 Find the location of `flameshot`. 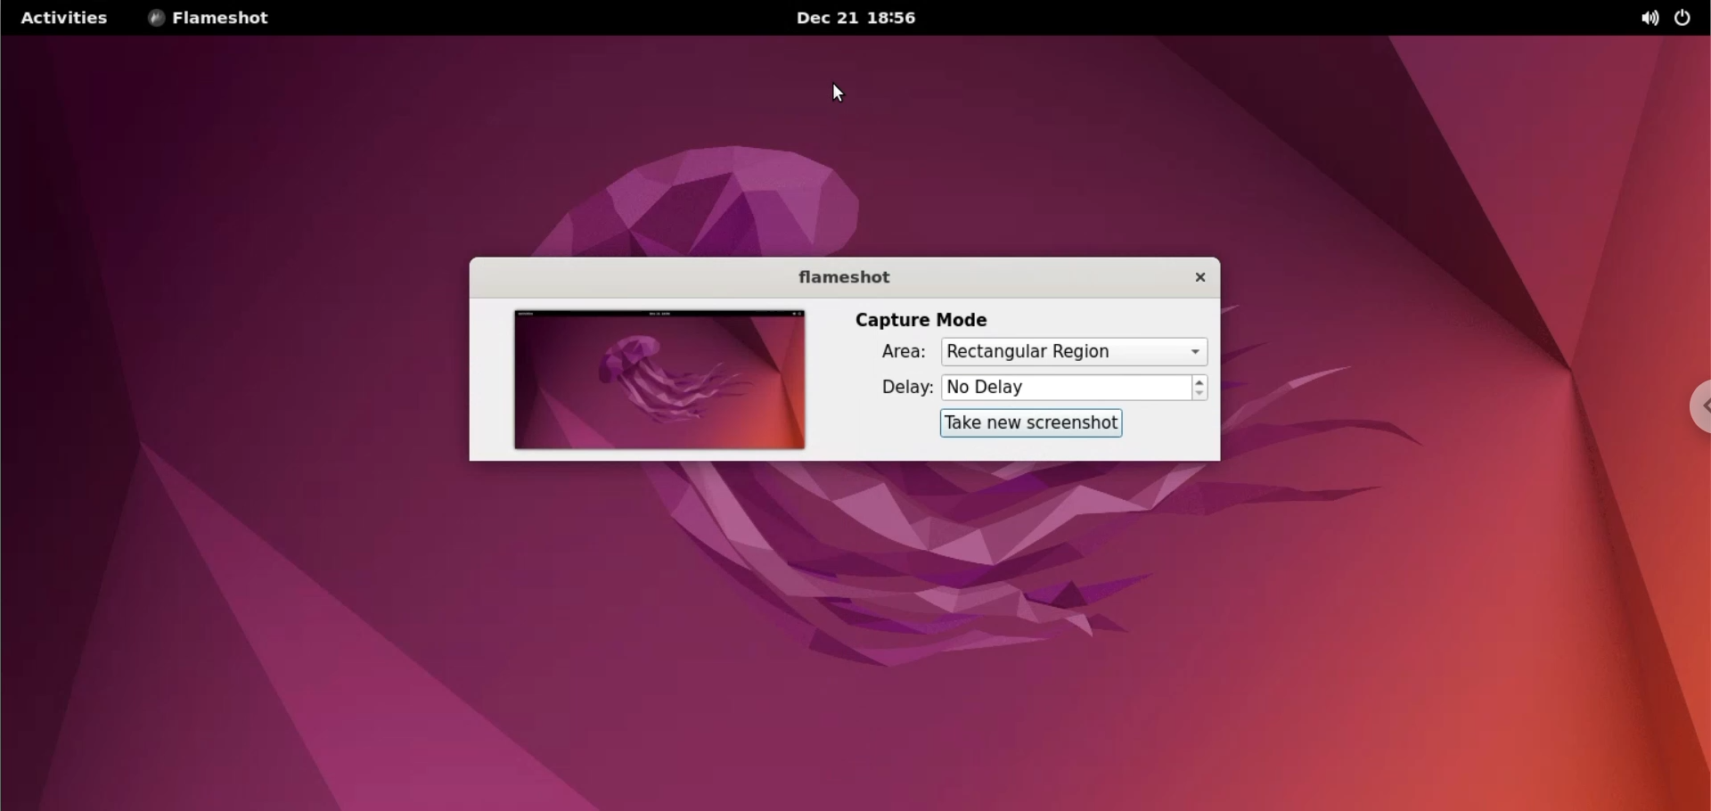

flameshot is located at coordinates (843, 282).